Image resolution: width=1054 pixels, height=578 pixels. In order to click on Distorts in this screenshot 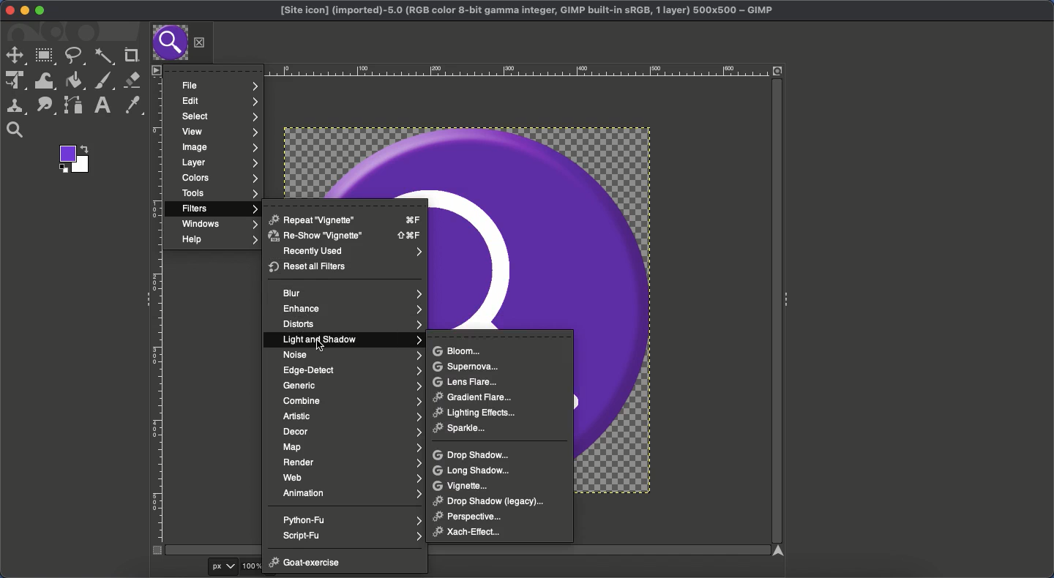, I will do `click(351, 325)`.